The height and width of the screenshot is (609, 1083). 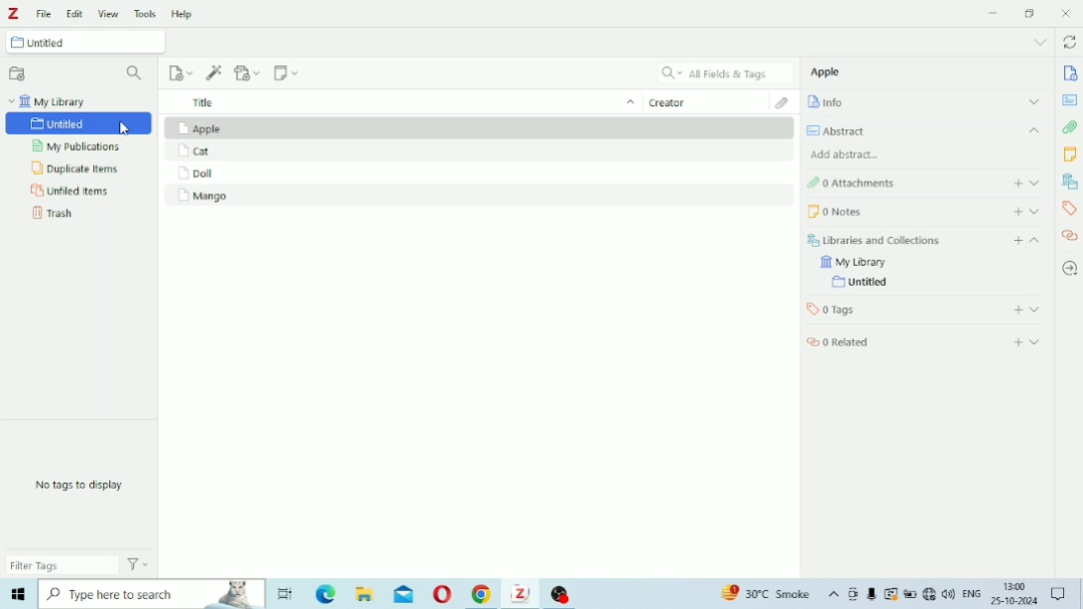 What do you see at coordinates (871, 594) in the screenshot?
I see `` at bounding box center [871, 594].